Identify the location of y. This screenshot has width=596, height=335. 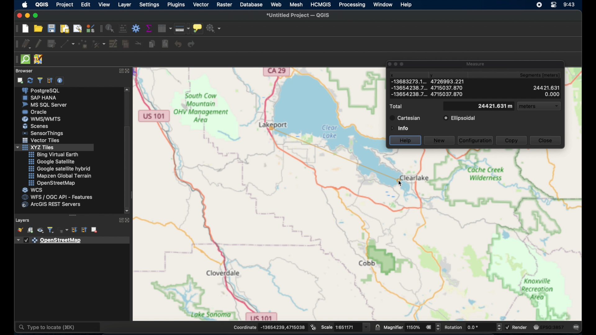
(434, 74).